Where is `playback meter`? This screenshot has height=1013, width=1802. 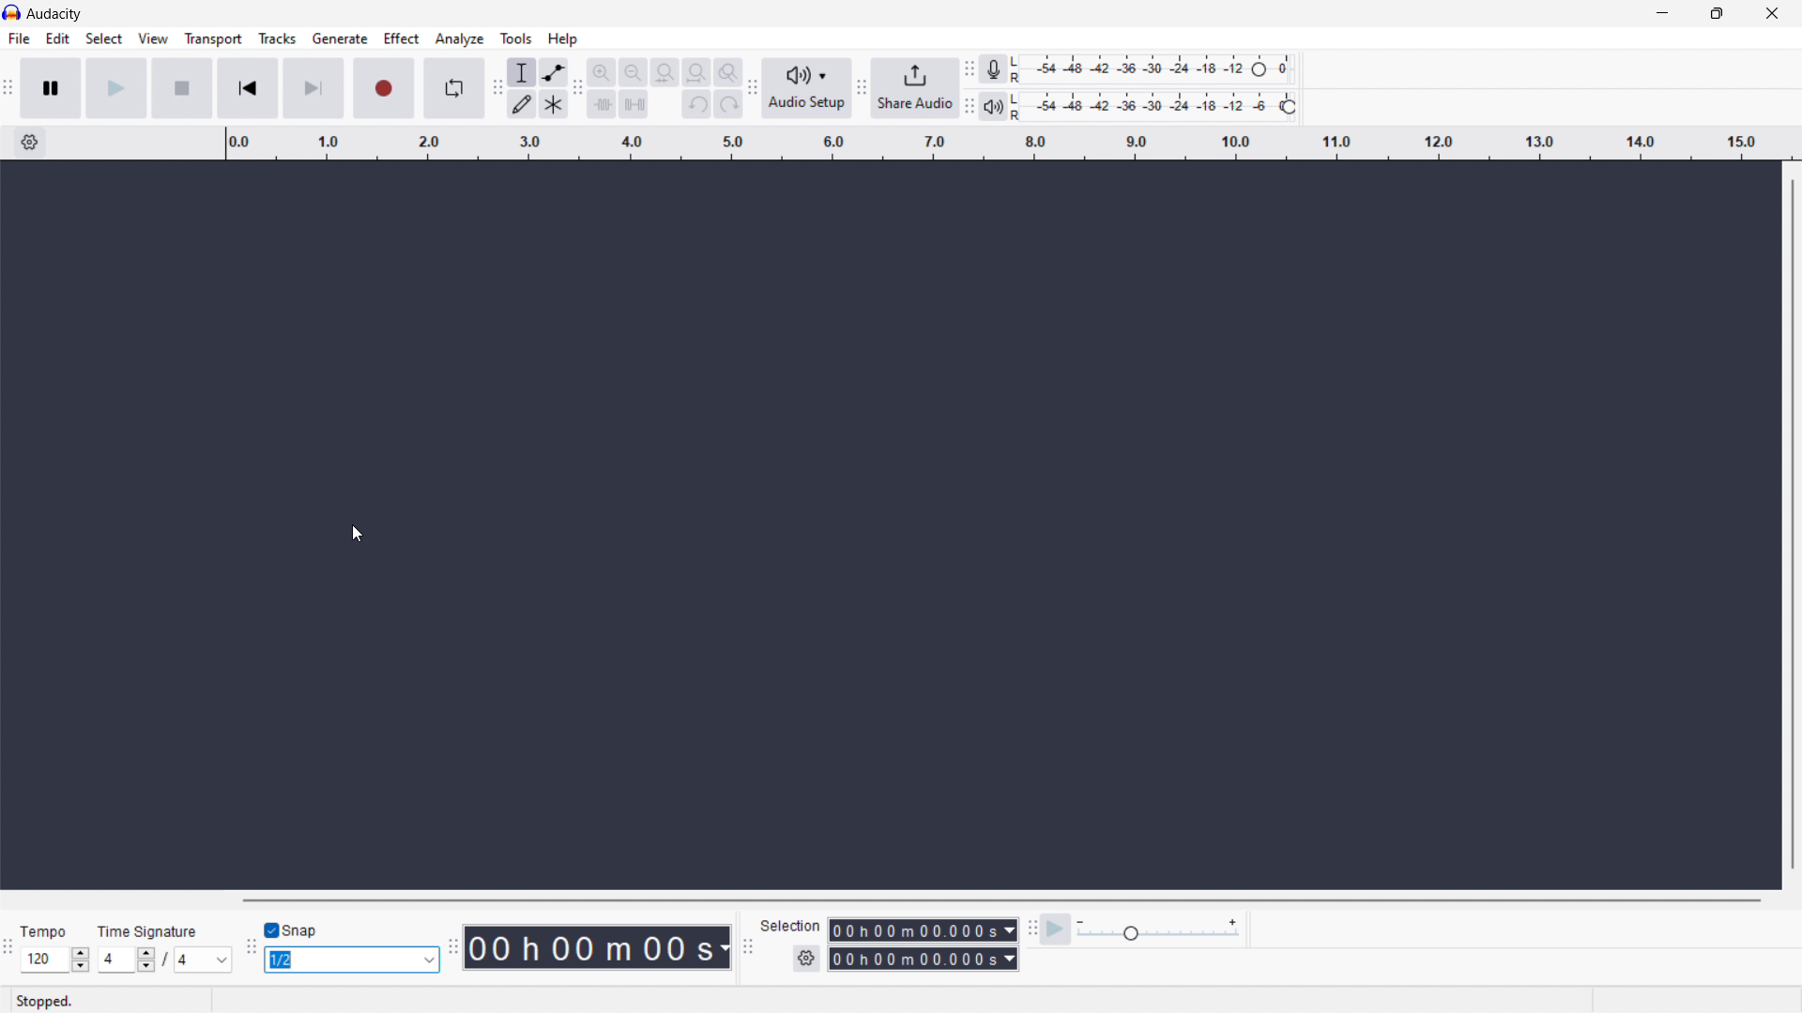 playback meter is located at coordinates (1157, 930).